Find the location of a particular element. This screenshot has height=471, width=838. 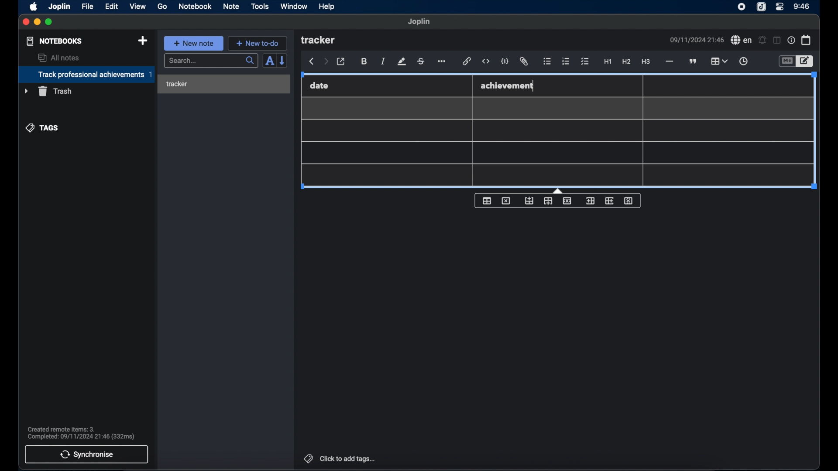

highlight is located at coordinates (402, 61).